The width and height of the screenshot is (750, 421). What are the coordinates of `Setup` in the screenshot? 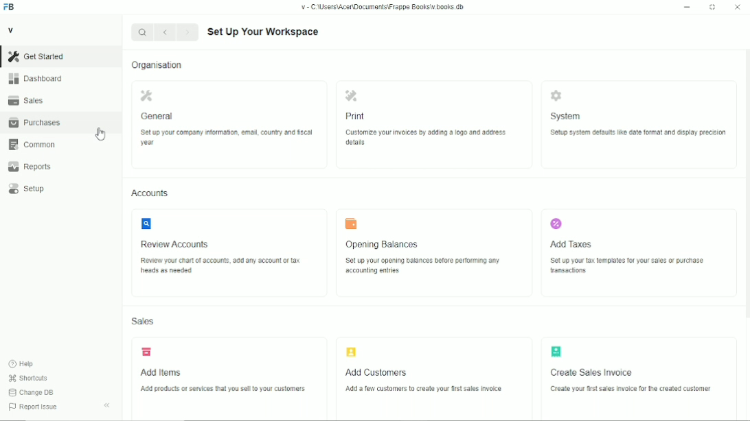 It's located at (35, 191).